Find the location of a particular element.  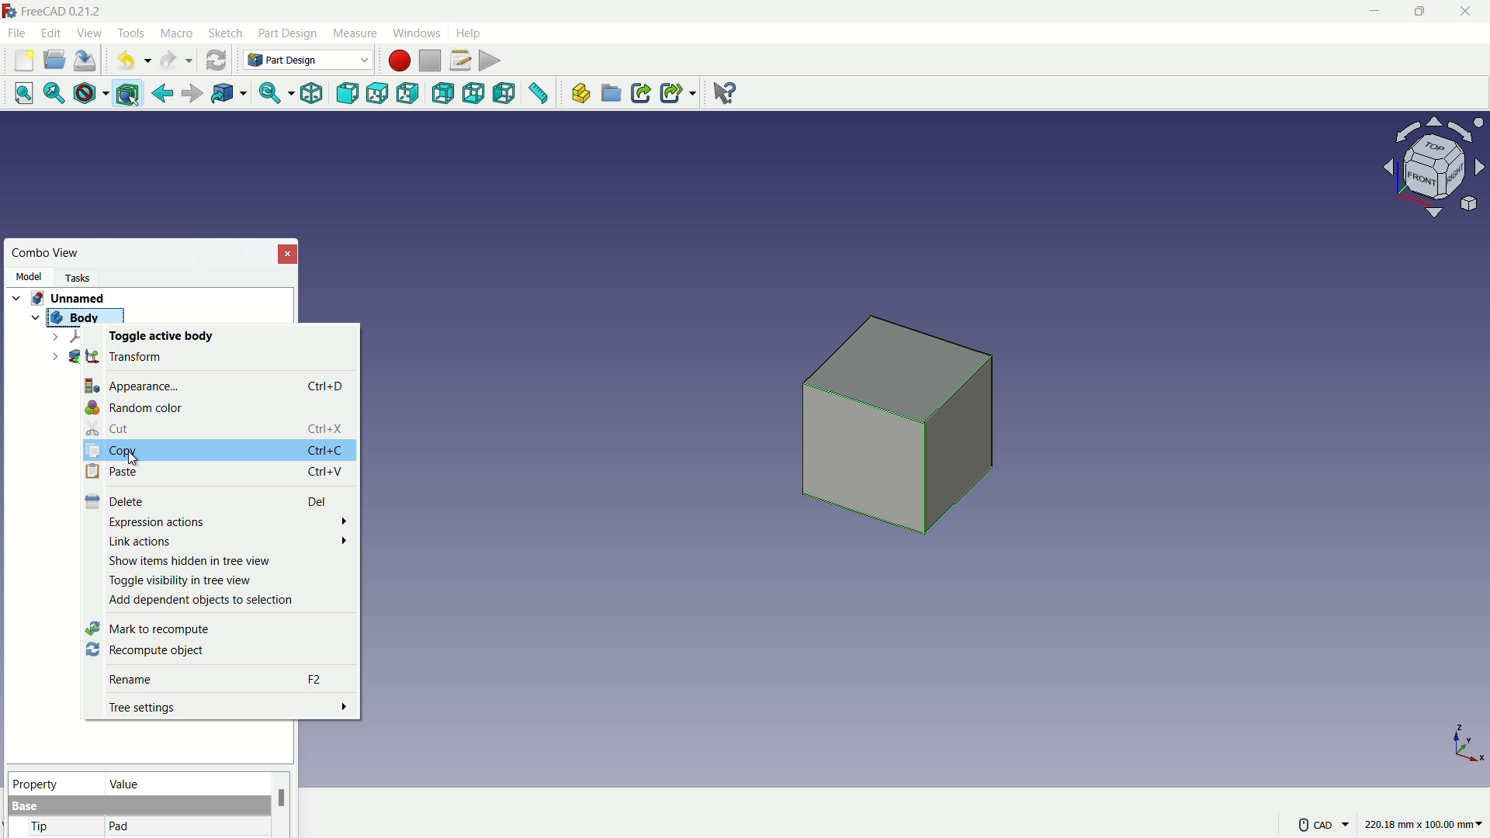

Unnamed is located at coordinates (74, 296).